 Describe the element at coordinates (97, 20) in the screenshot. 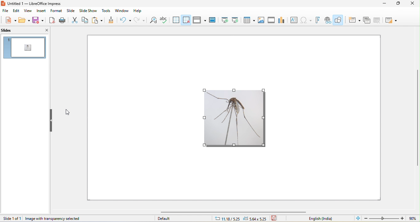

I see `Clipboard` at that location.